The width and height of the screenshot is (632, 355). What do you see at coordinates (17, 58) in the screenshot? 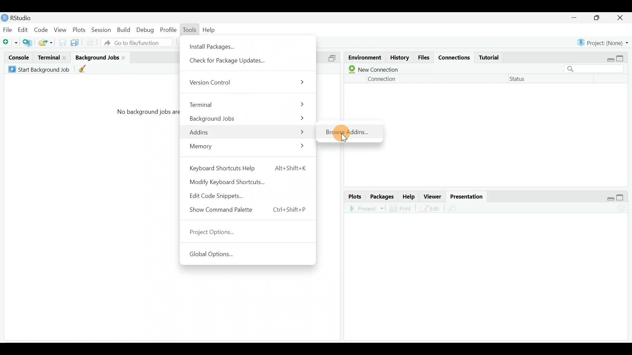
I see `Console` at bounding box center [17, 58].